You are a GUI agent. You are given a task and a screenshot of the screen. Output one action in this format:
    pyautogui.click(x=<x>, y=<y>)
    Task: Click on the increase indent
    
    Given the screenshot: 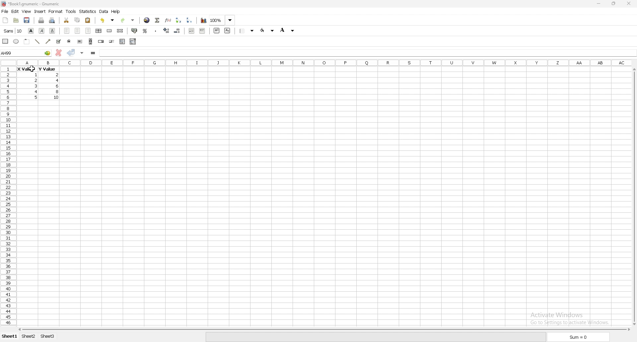 What is the action you would take?
    pyautogui.click(x=202, y=30)
    